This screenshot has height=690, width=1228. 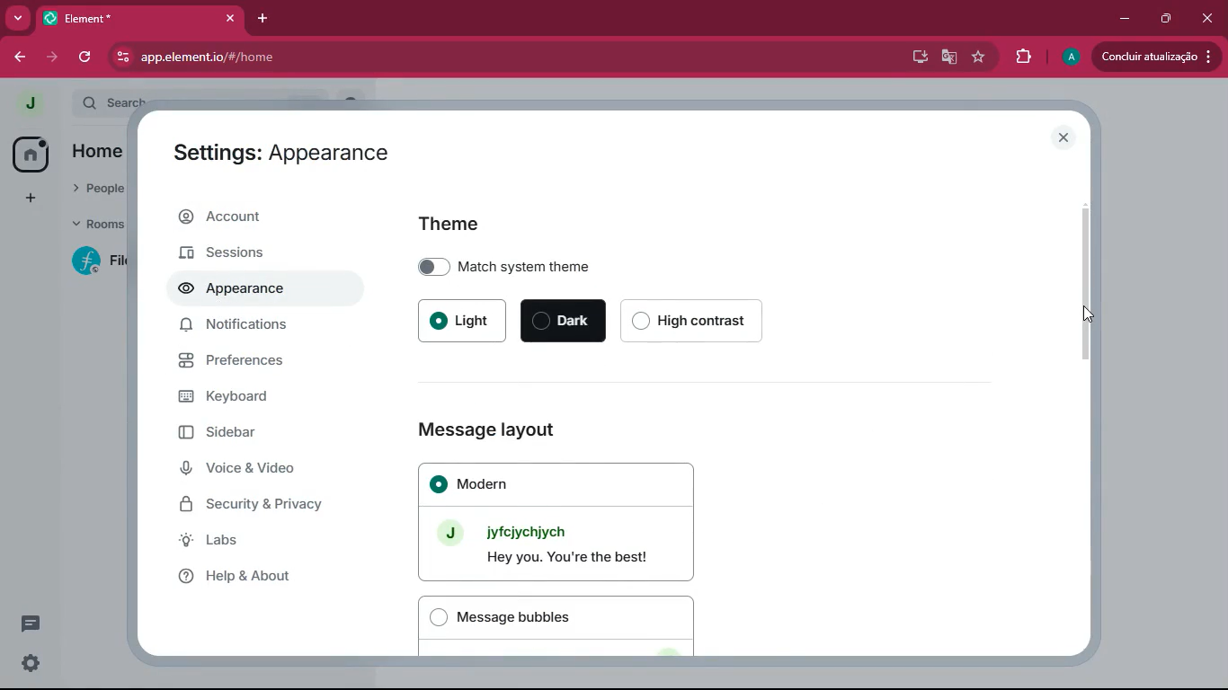 I want to click on Element*, so click(x=126, y=17).